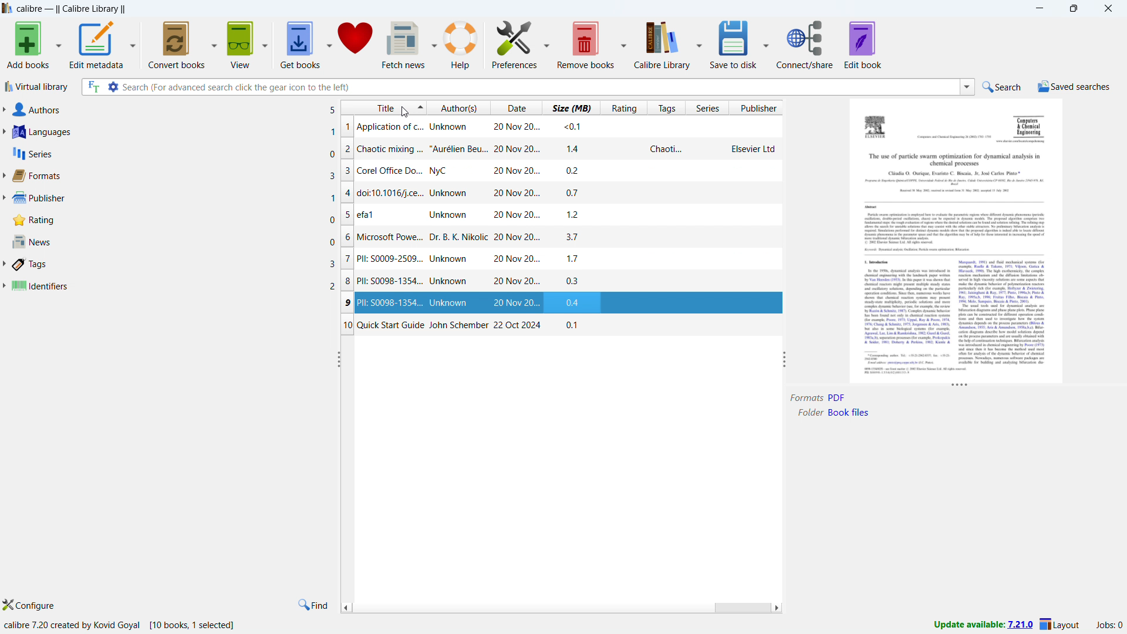 The image size is (1127, 634). Describe the element at coordinates (346, 326) in the screenshot. I see `10` at that location.